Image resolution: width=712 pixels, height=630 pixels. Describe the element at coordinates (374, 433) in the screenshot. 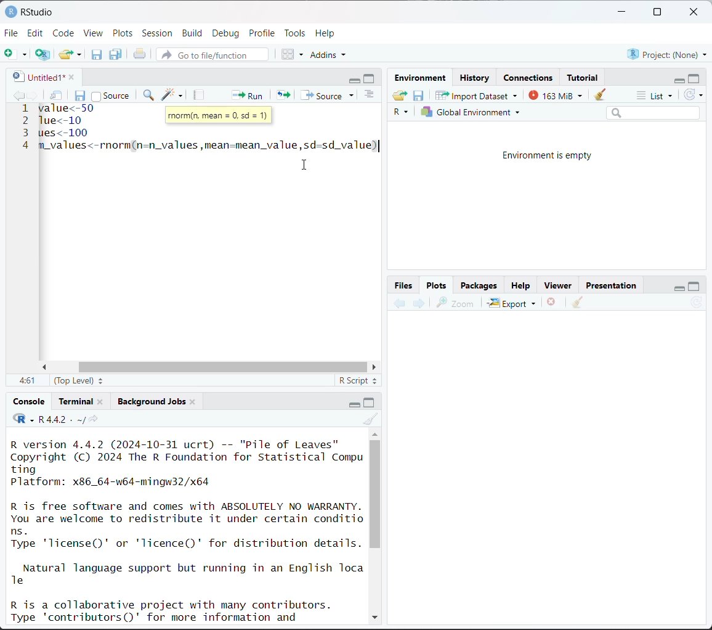

I see `up` at that location.